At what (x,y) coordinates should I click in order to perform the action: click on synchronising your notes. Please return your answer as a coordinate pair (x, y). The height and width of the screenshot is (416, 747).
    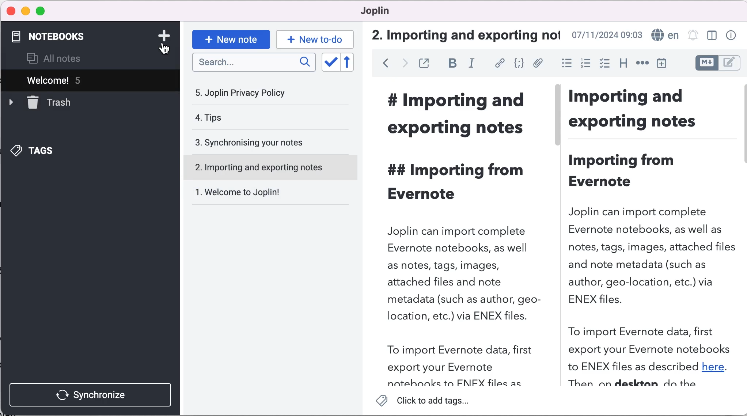
    Looking at the image, I should click on (261, 142).